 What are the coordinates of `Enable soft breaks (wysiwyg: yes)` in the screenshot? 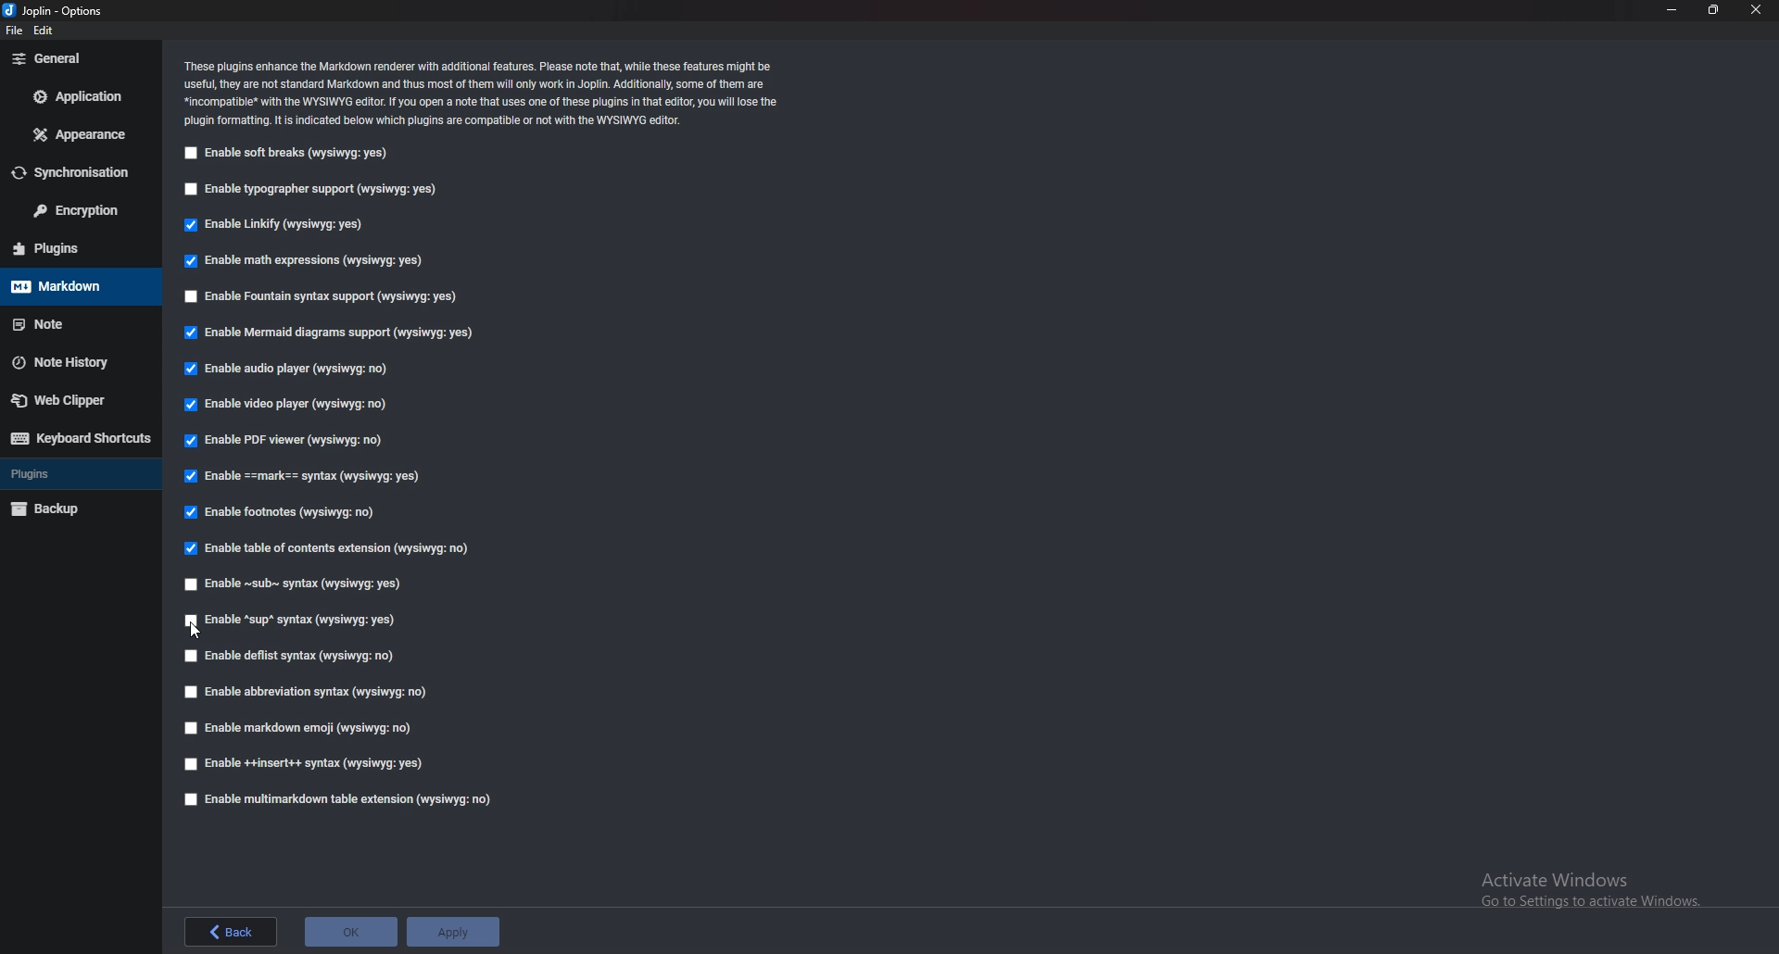 It's located at (293, 152).